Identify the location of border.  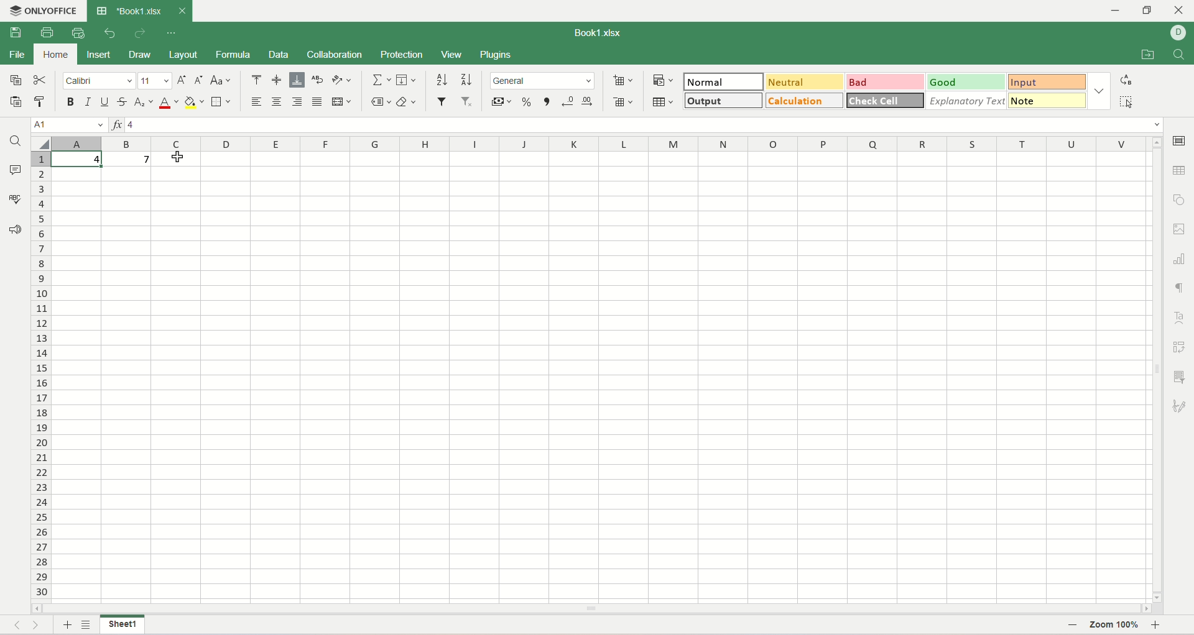
(222, 101).